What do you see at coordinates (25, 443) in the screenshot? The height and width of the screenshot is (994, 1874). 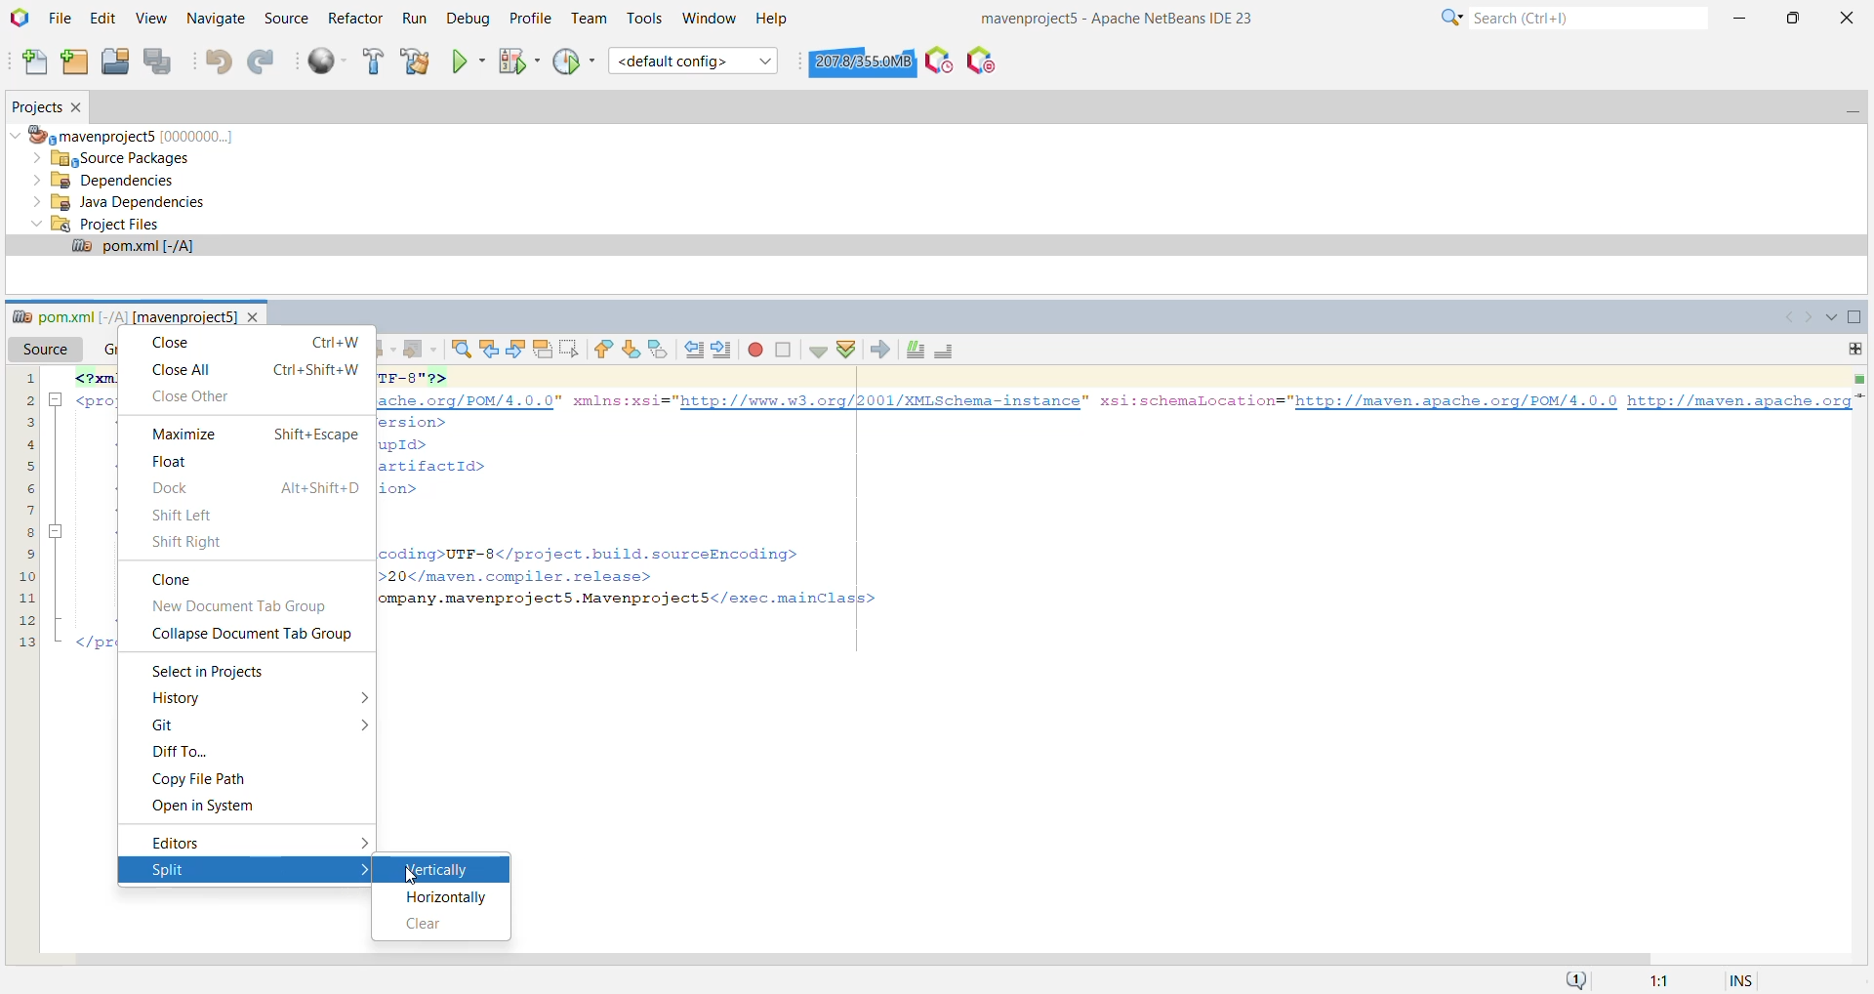 I see `4` at bounding box center [25, 443].